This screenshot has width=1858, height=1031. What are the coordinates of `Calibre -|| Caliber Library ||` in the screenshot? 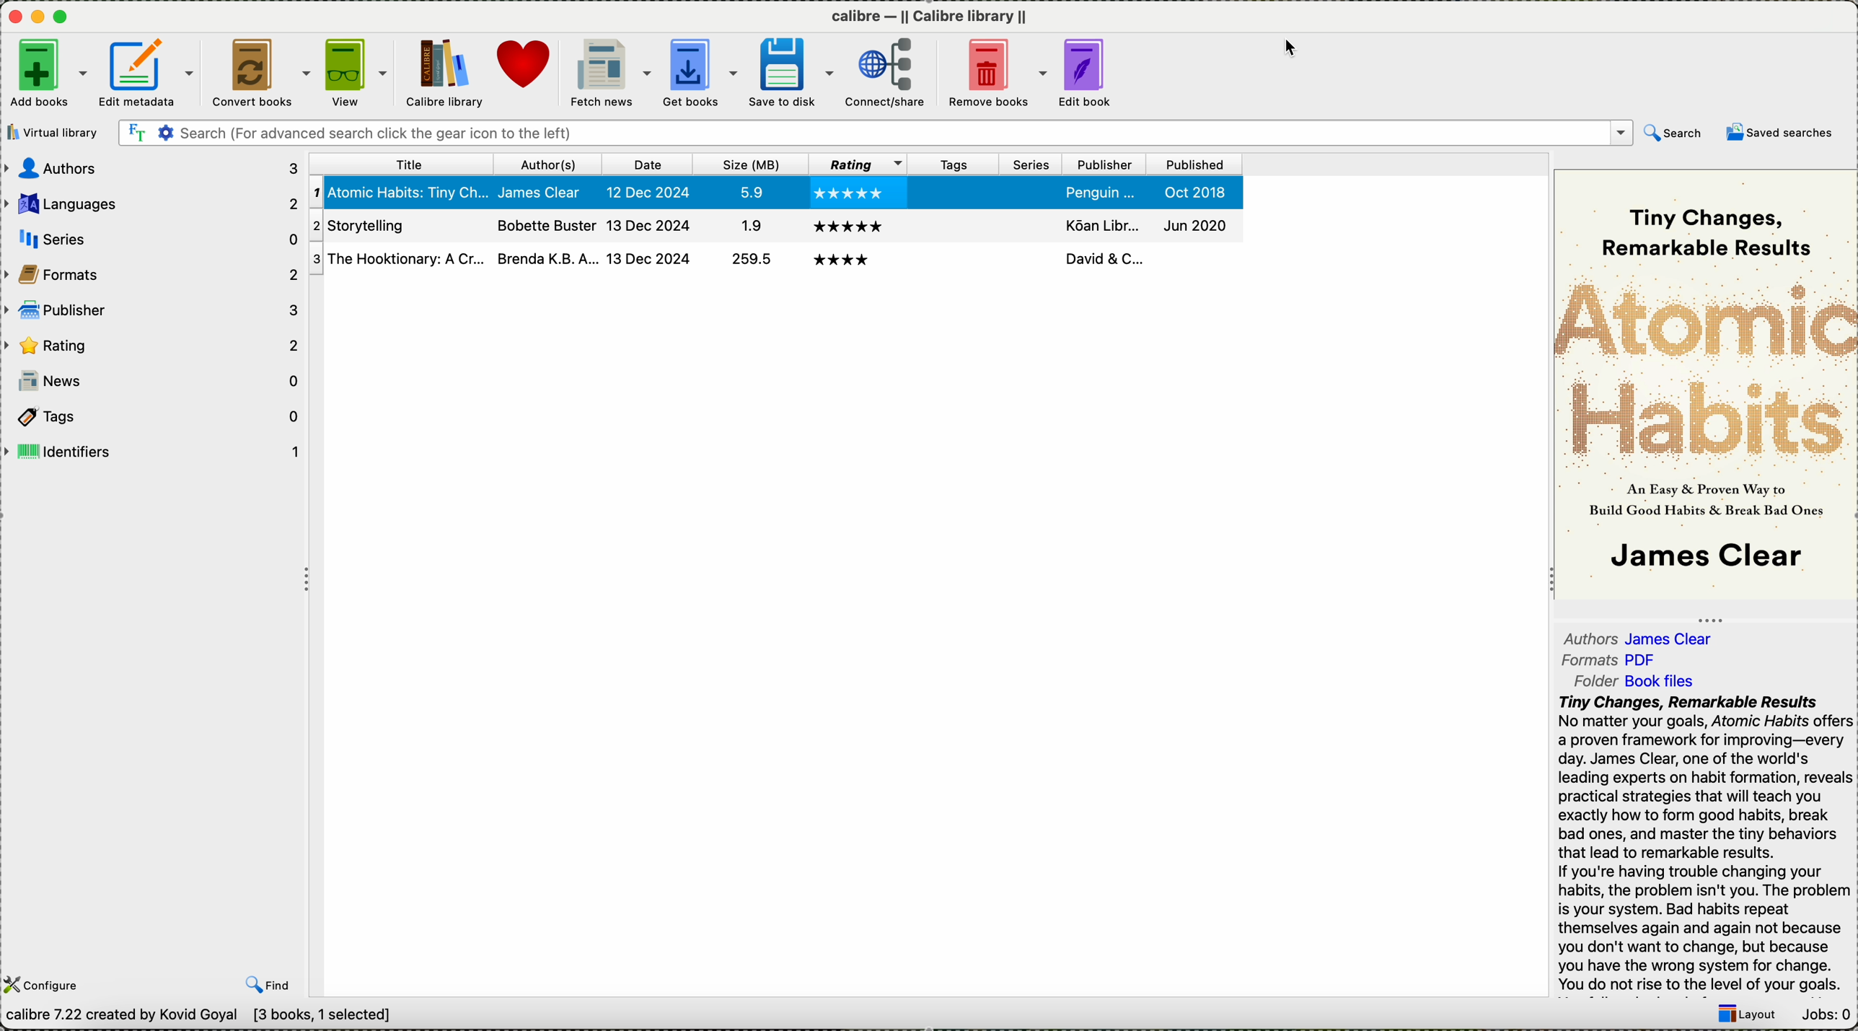 It's located at (933, 17).